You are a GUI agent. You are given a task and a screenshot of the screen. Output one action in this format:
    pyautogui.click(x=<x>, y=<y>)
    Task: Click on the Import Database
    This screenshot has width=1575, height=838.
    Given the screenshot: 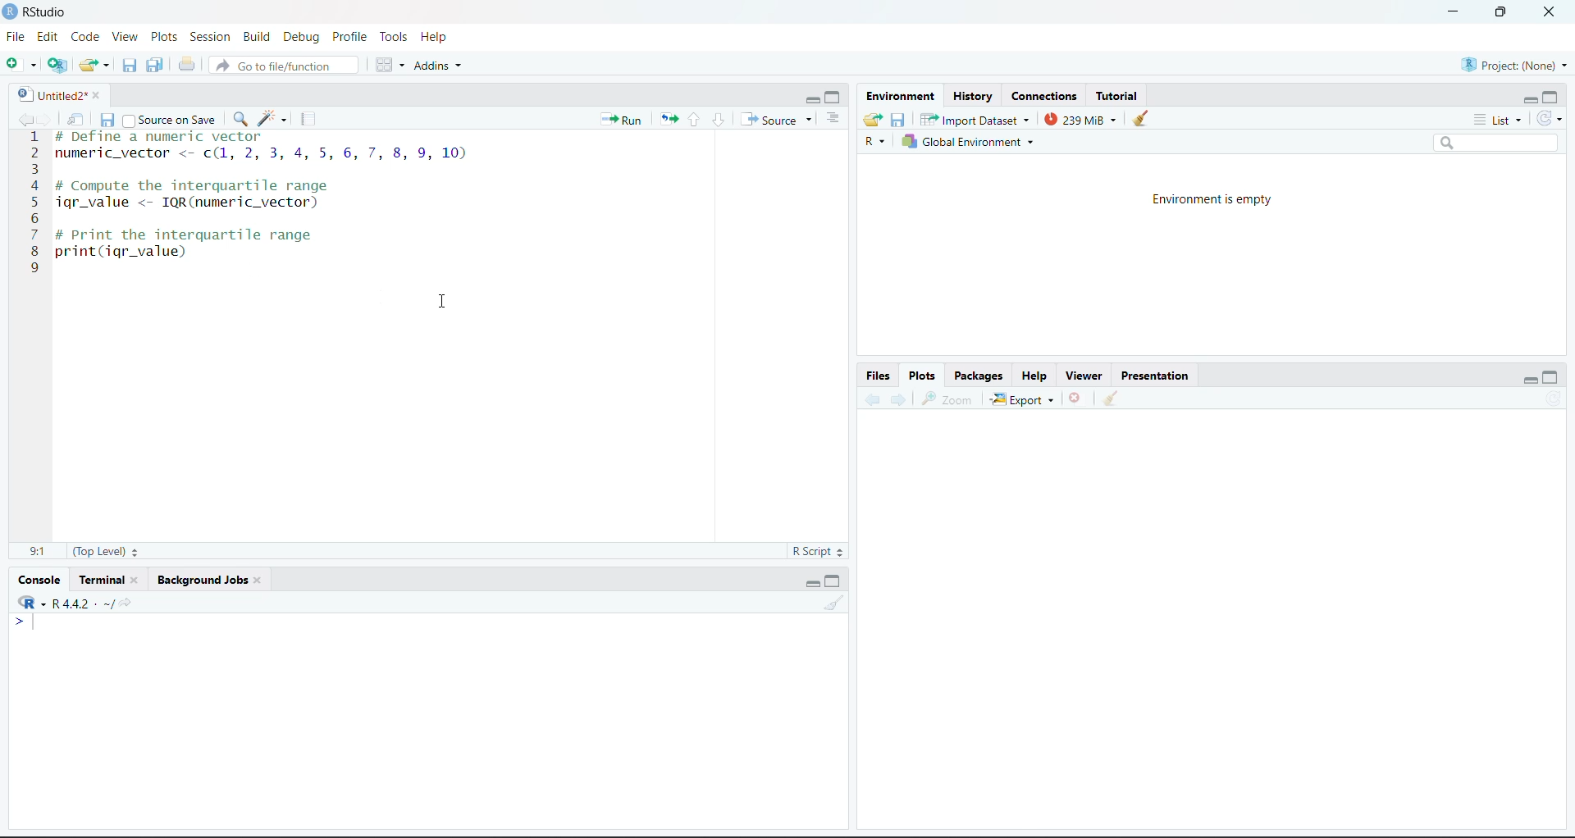 What is the action you would take?
    pyautogui.click(x=976, y=121)
    